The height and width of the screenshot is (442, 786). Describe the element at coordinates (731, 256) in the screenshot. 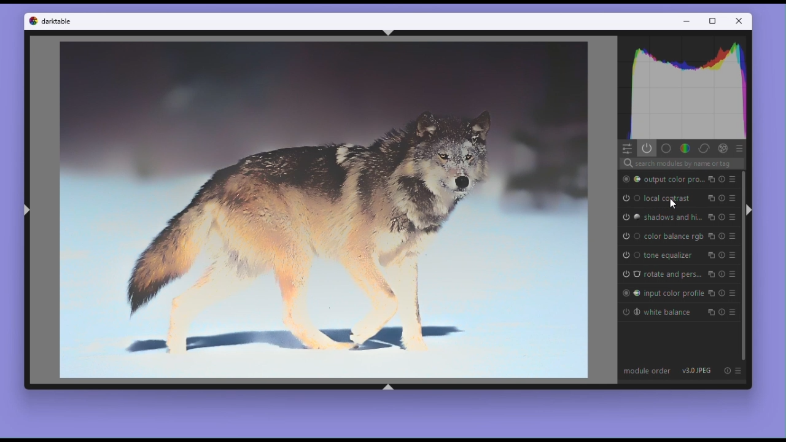

I see `presets` at that location.